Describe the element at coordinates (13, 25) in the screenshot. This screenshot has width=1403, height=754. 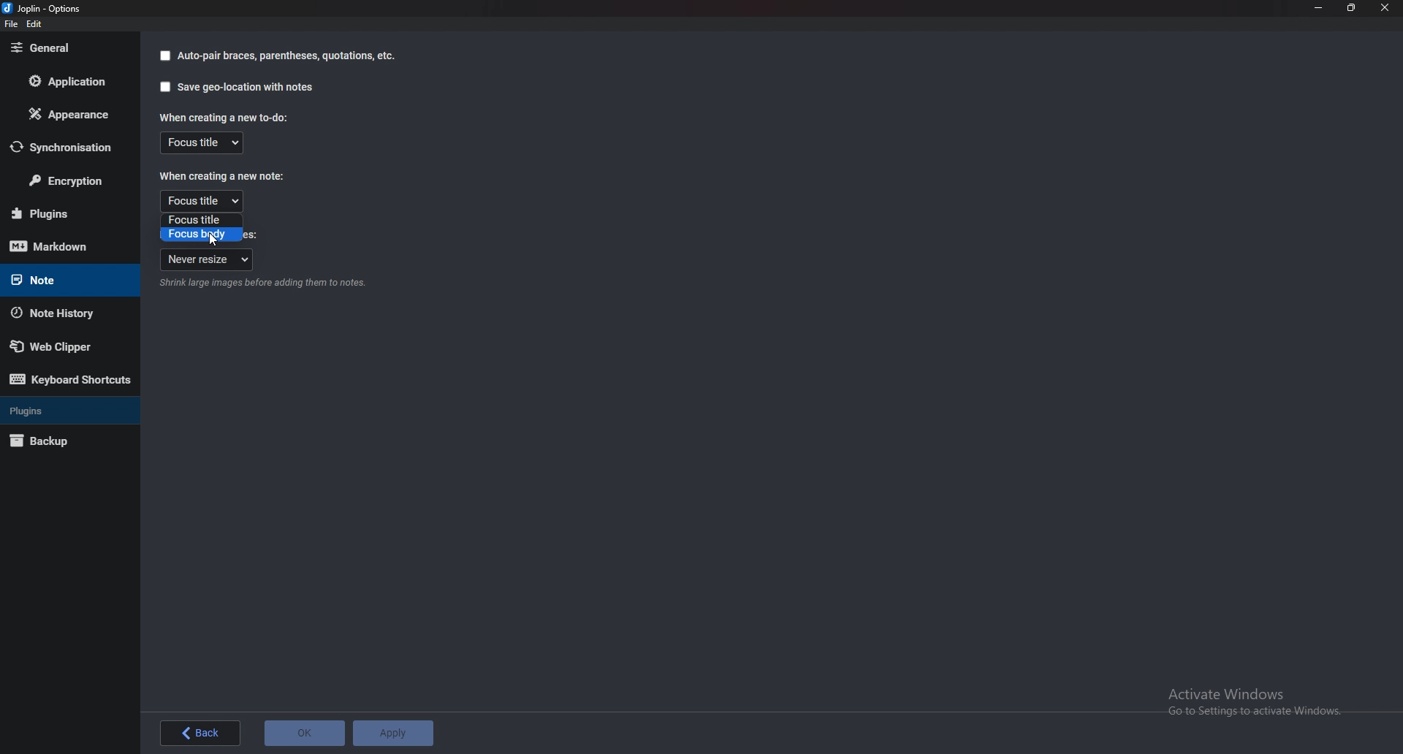
I see `File` at that location.